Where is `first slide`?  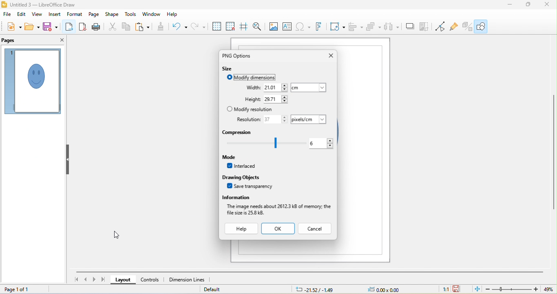 first slide is located at coordinates (78, 279).